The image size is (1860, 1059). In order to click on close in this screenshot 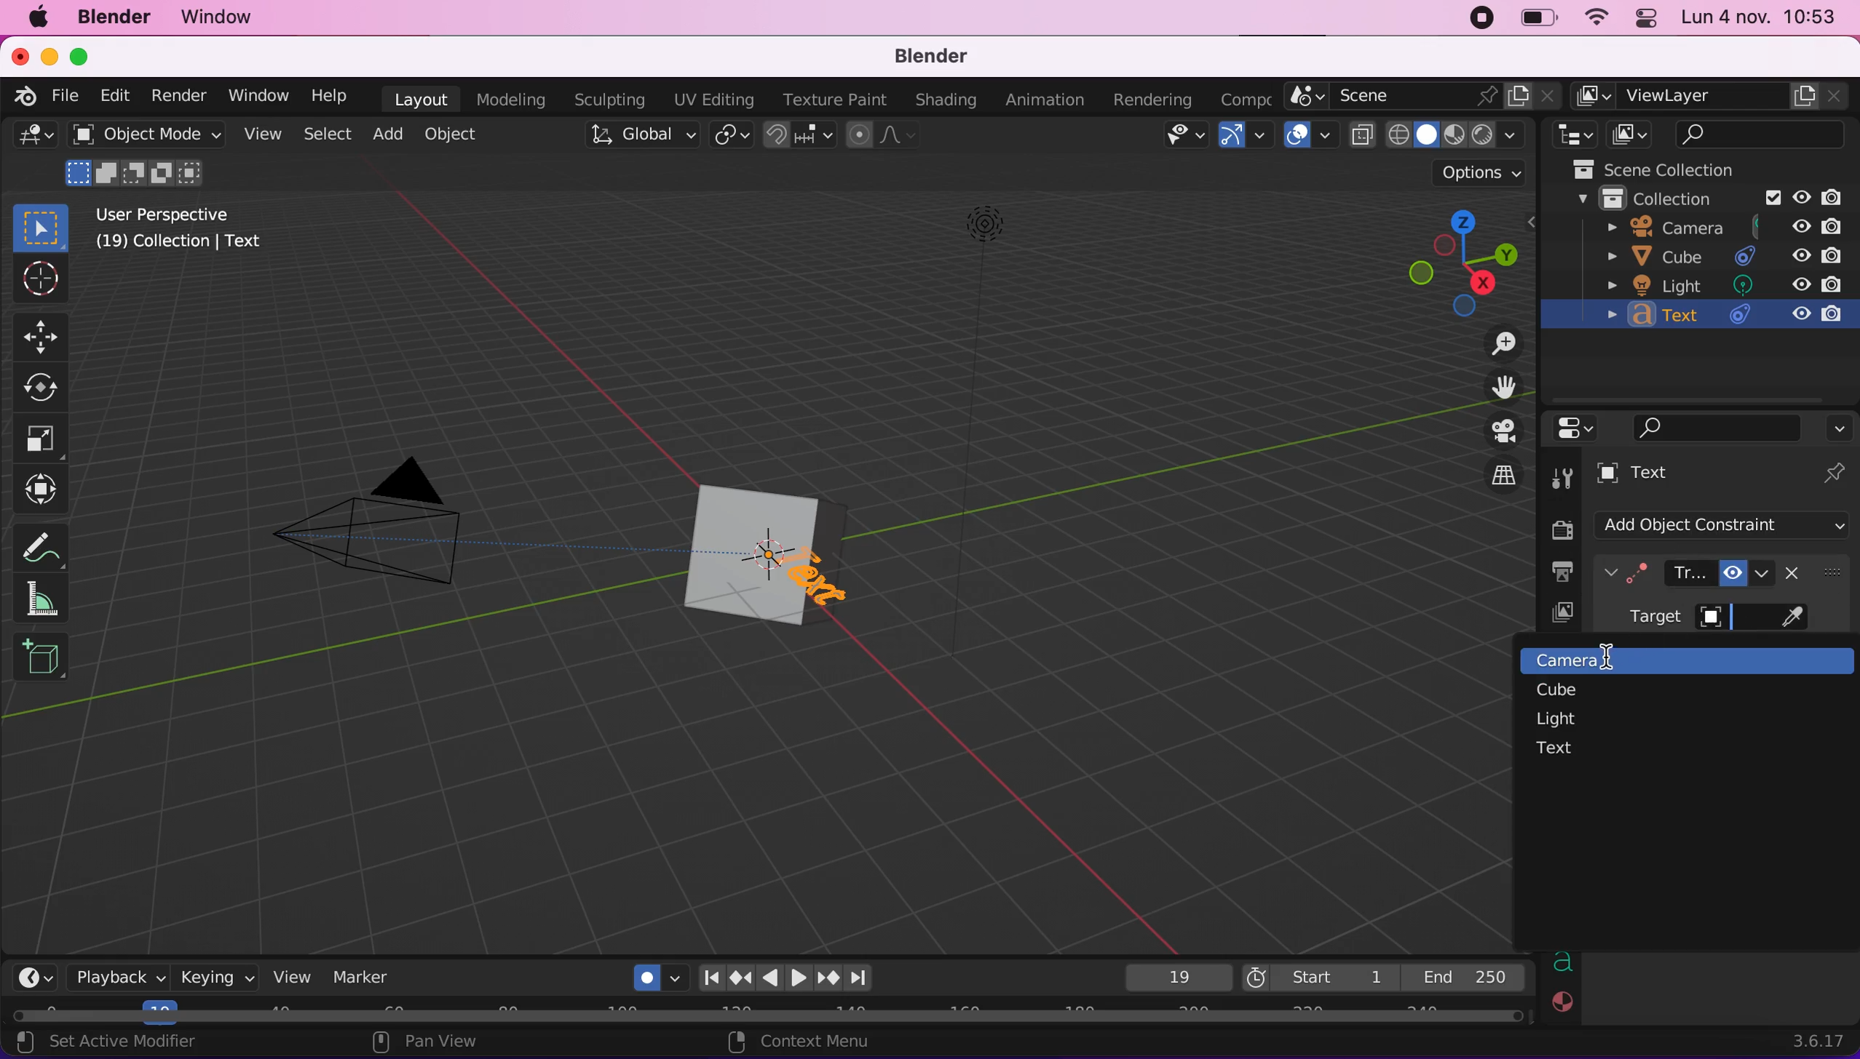, I will do `click(21, 57)`.